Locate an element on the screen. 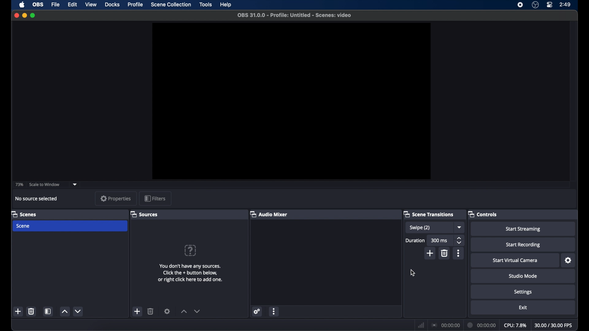 The width and height of the screenshot is (589, 331). 73% is located at coordinates (19, 185).